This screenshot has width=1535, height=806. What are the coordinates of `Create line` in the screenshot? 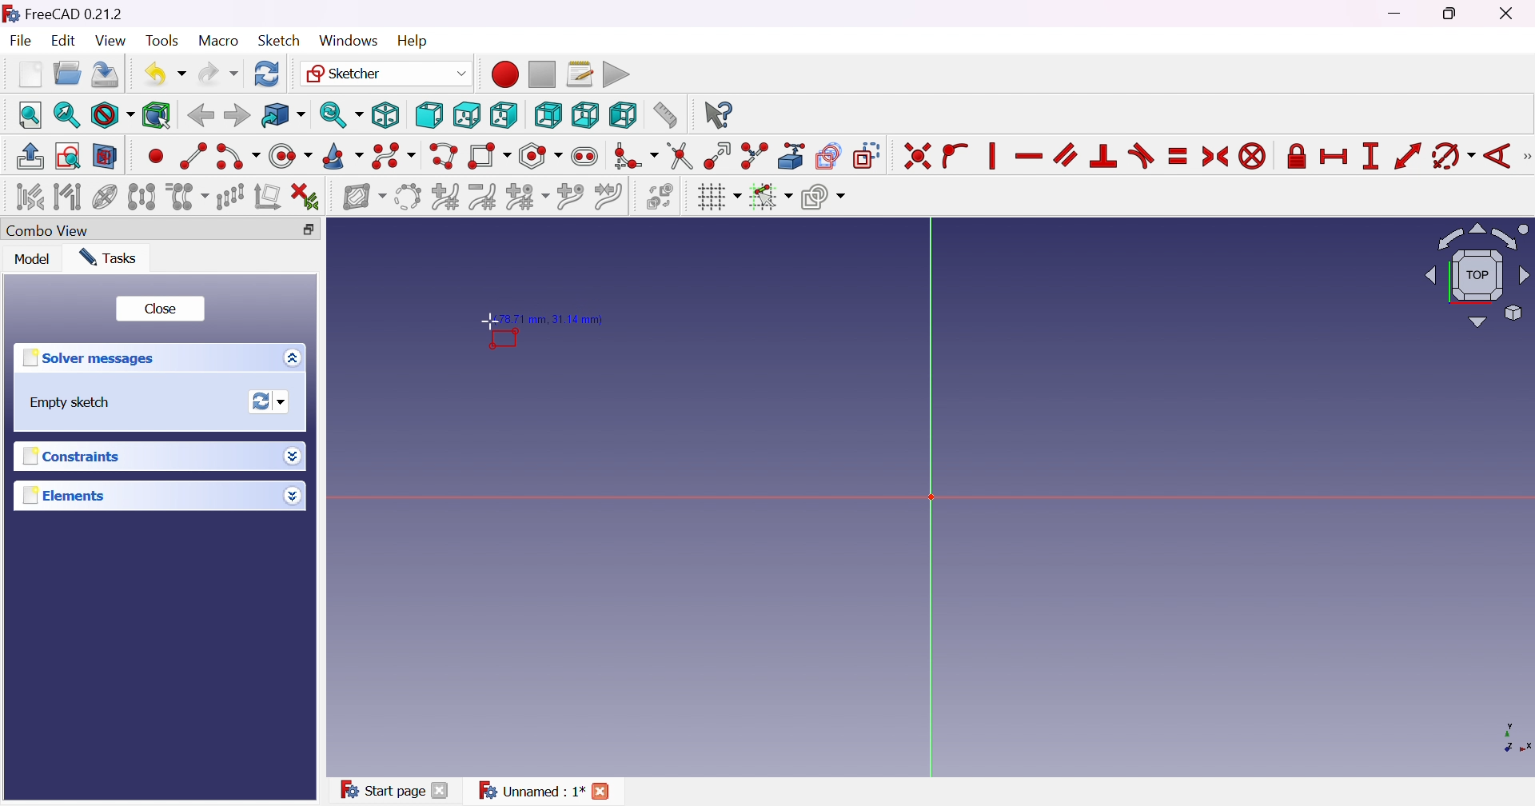 It's located at (192, 154).